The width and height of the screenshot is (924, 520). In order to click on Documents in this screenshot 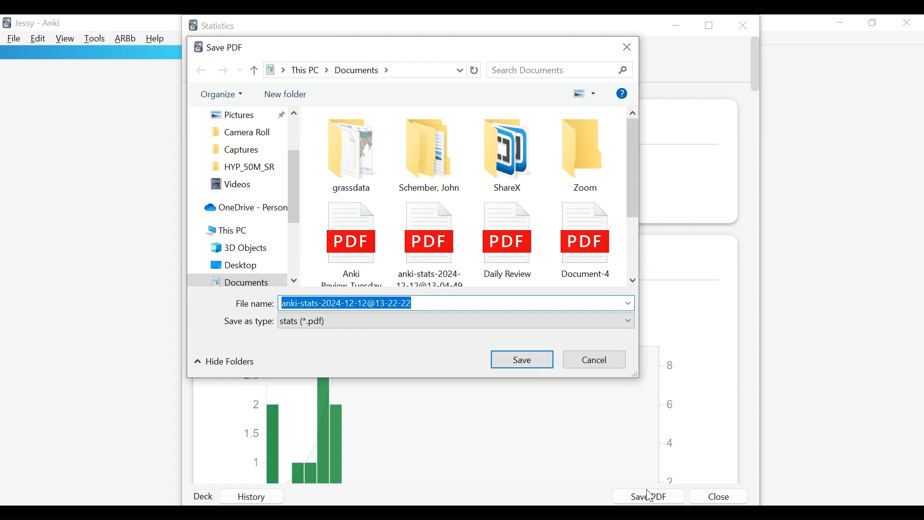, I will do `click(235, 281)`.